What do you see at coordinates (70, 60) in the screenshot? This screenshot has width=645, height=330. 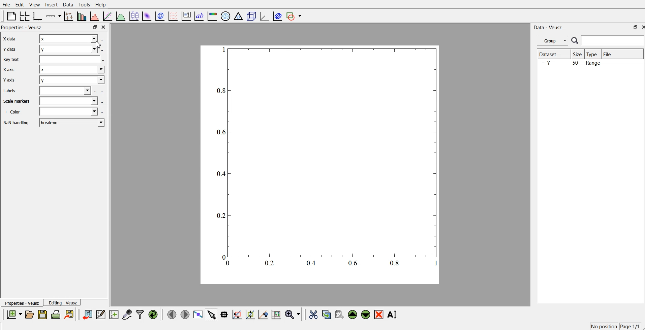 I see `Key text field` at bounding box center [70, 60].